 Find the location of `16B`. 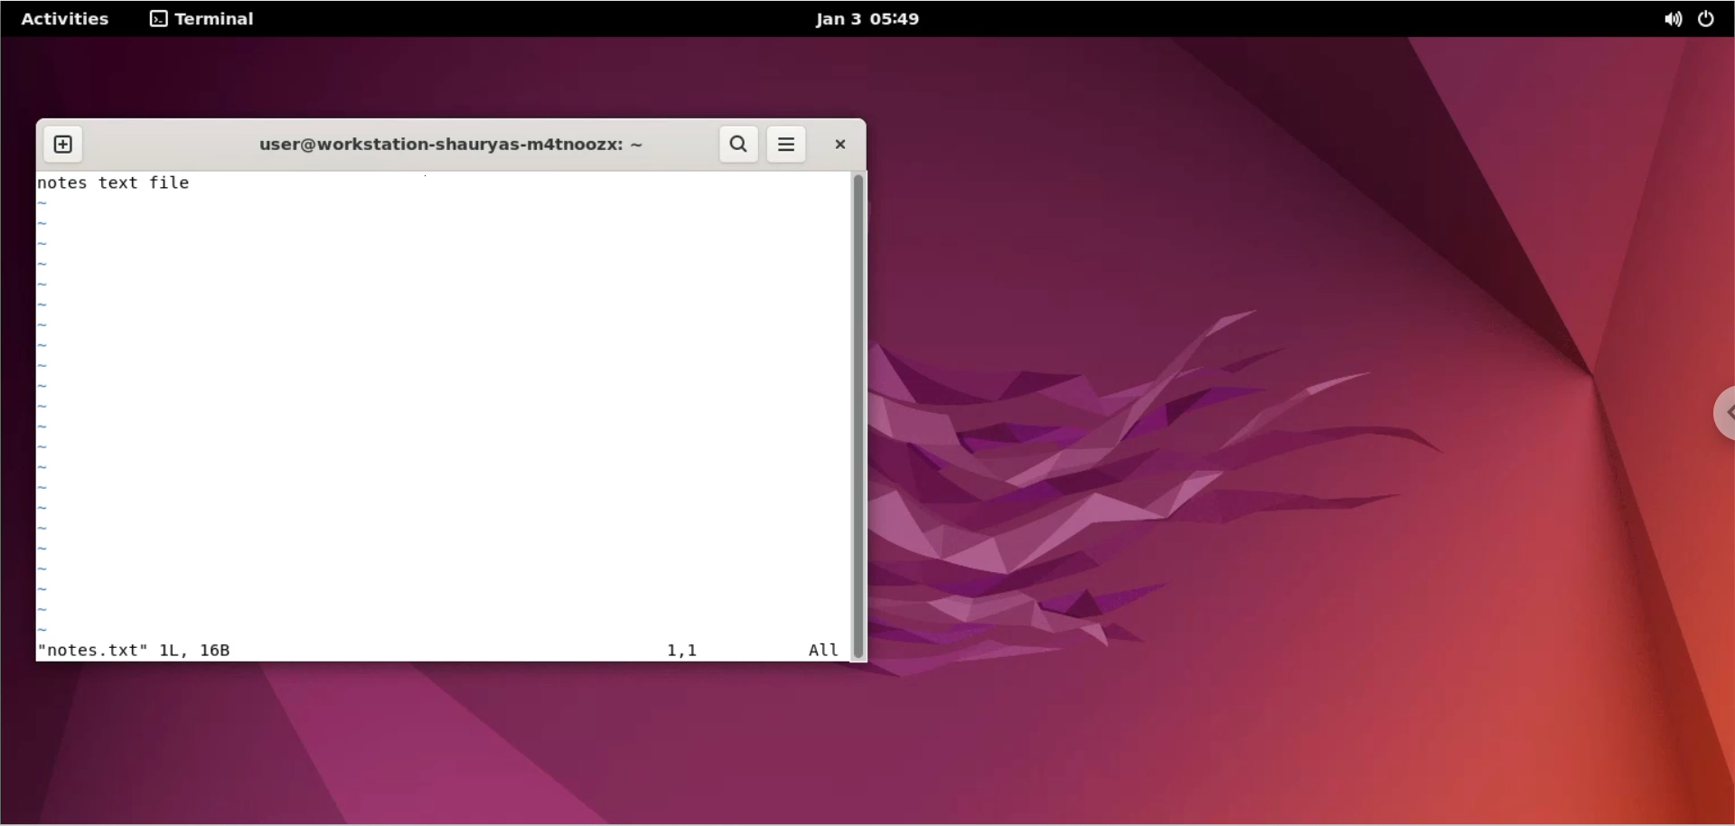

16B is located at coordinates (216, 650).